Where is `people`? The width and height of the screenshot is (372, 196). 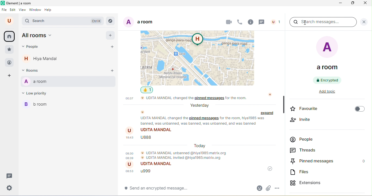
people is located at coordinates (304, 140).